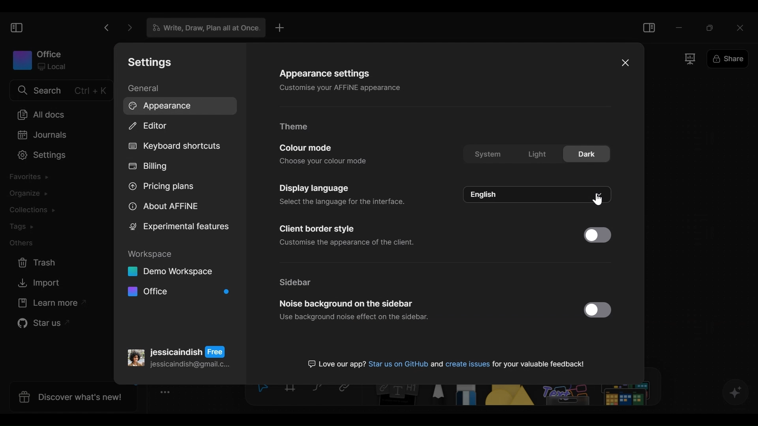  Describe the element at coordinates (39, 60) in the screenshot. I see `Workspace` at that location.